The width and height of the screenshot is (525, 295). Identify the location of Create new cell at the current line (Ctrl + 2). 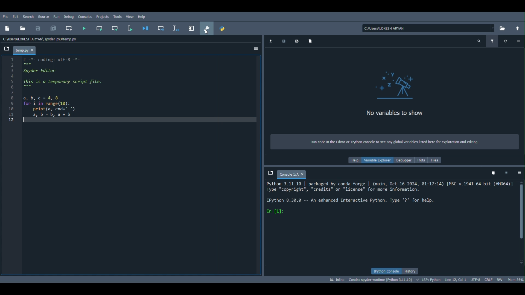
(69, 28).